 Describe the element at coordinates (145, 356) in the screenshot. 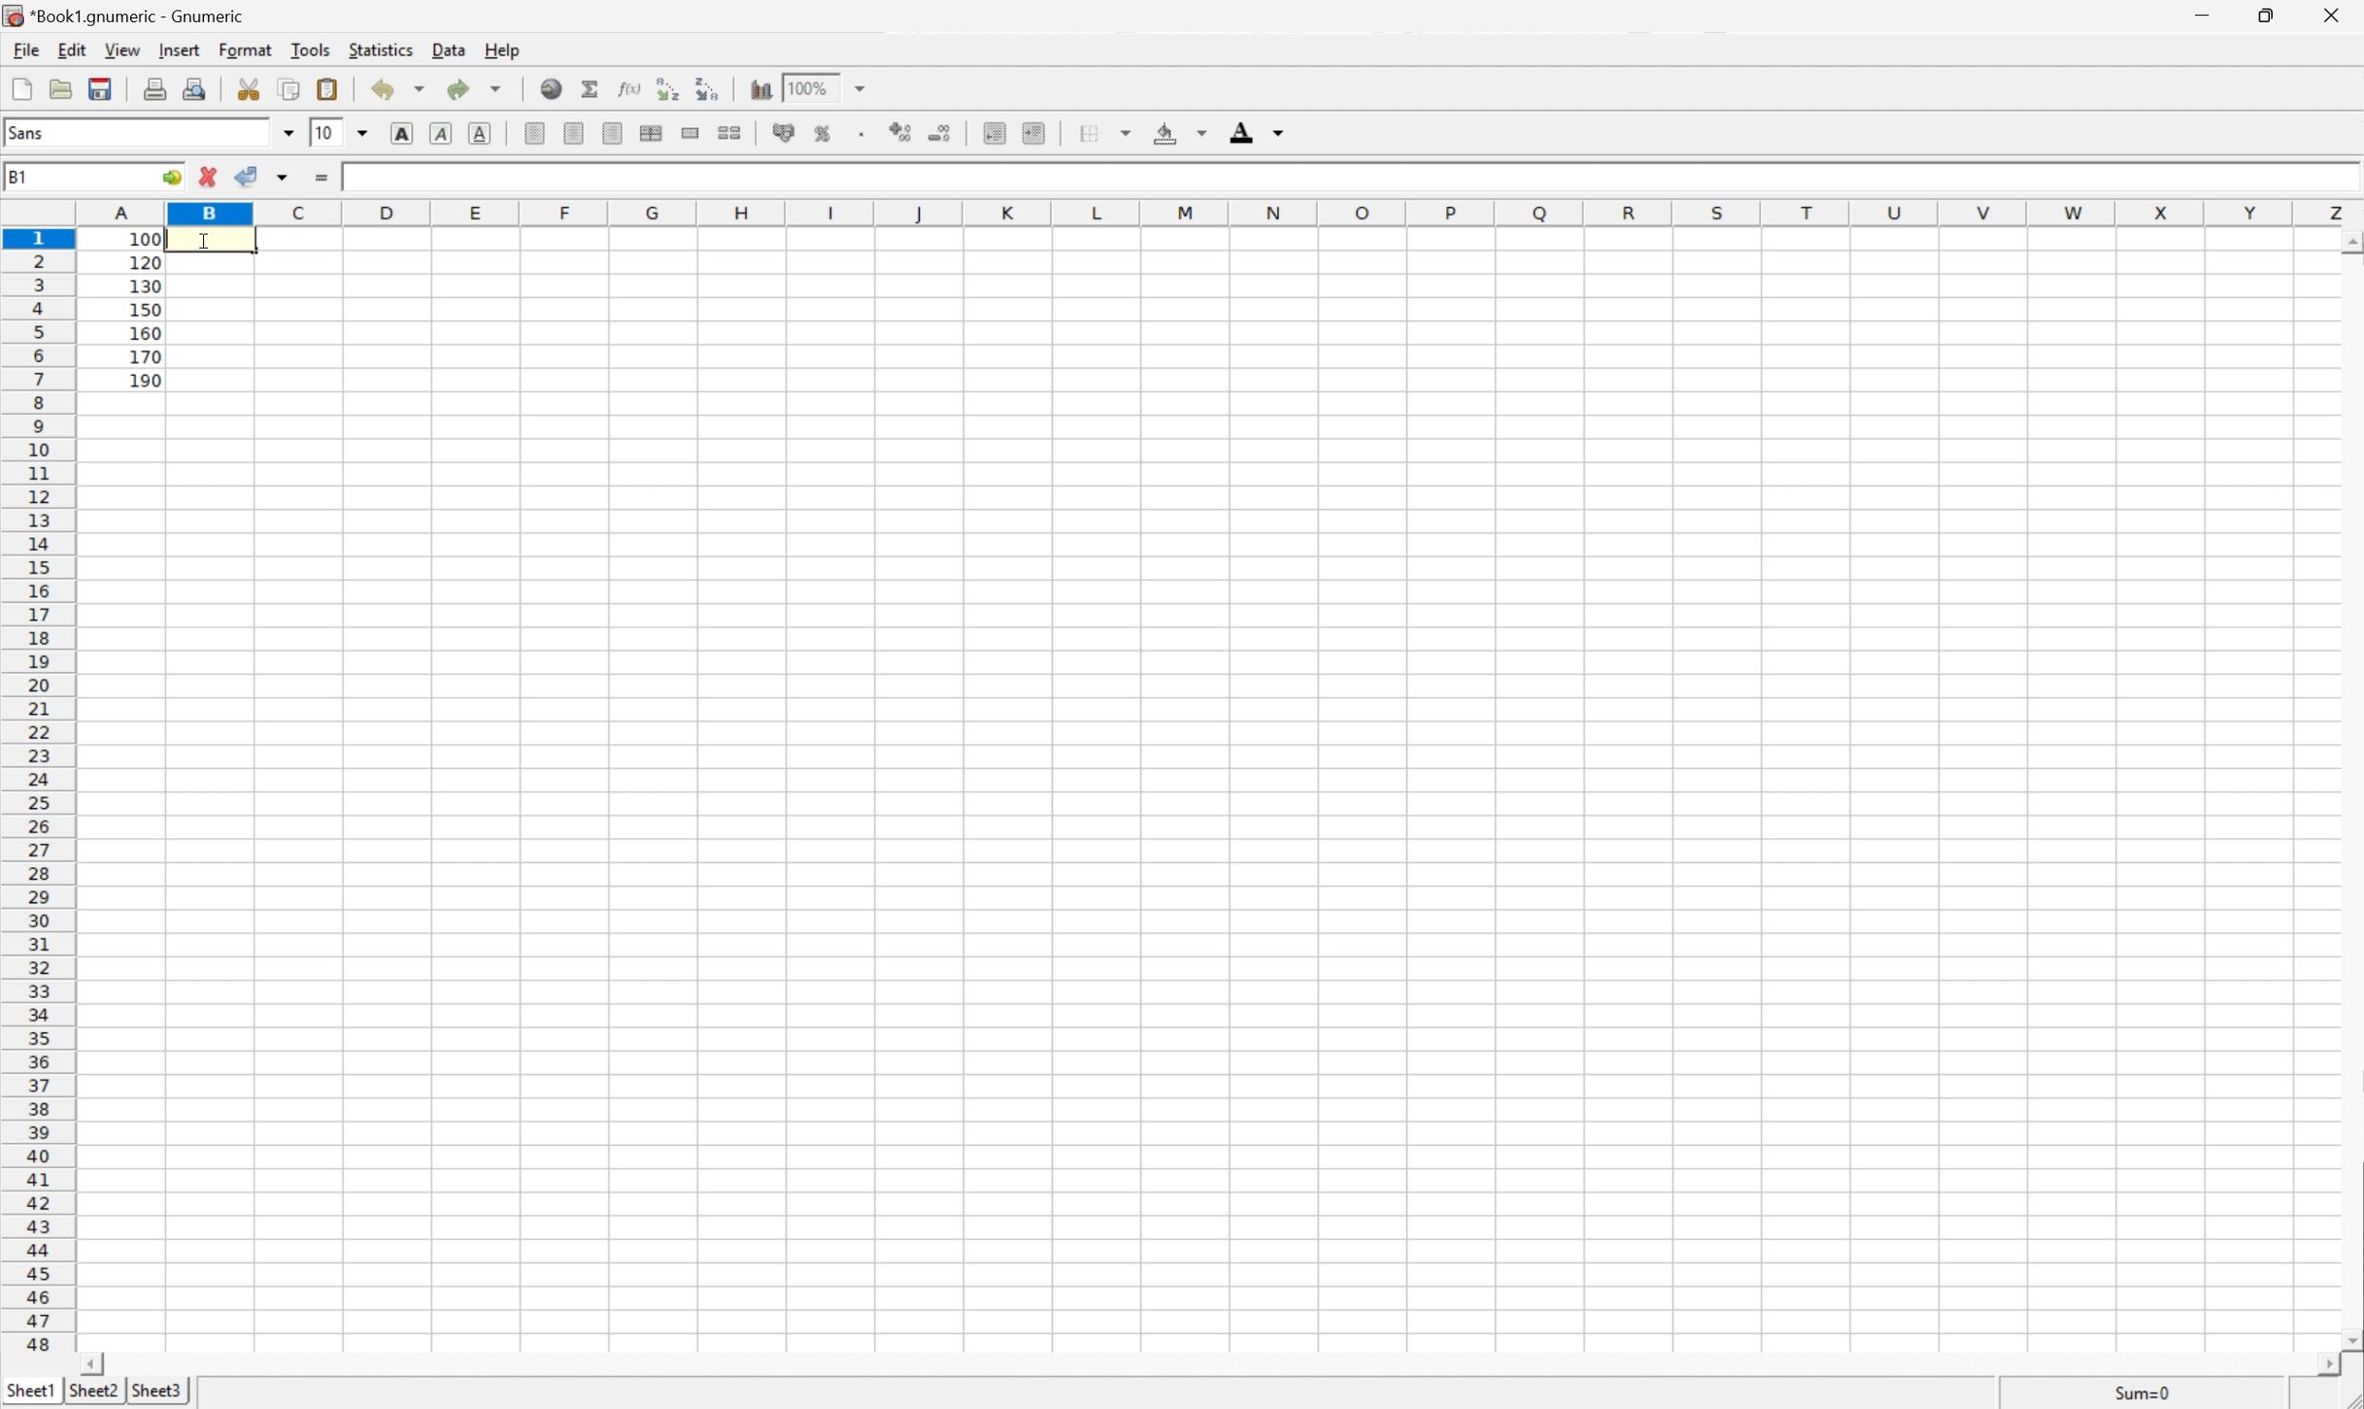

I see `170` at that location.